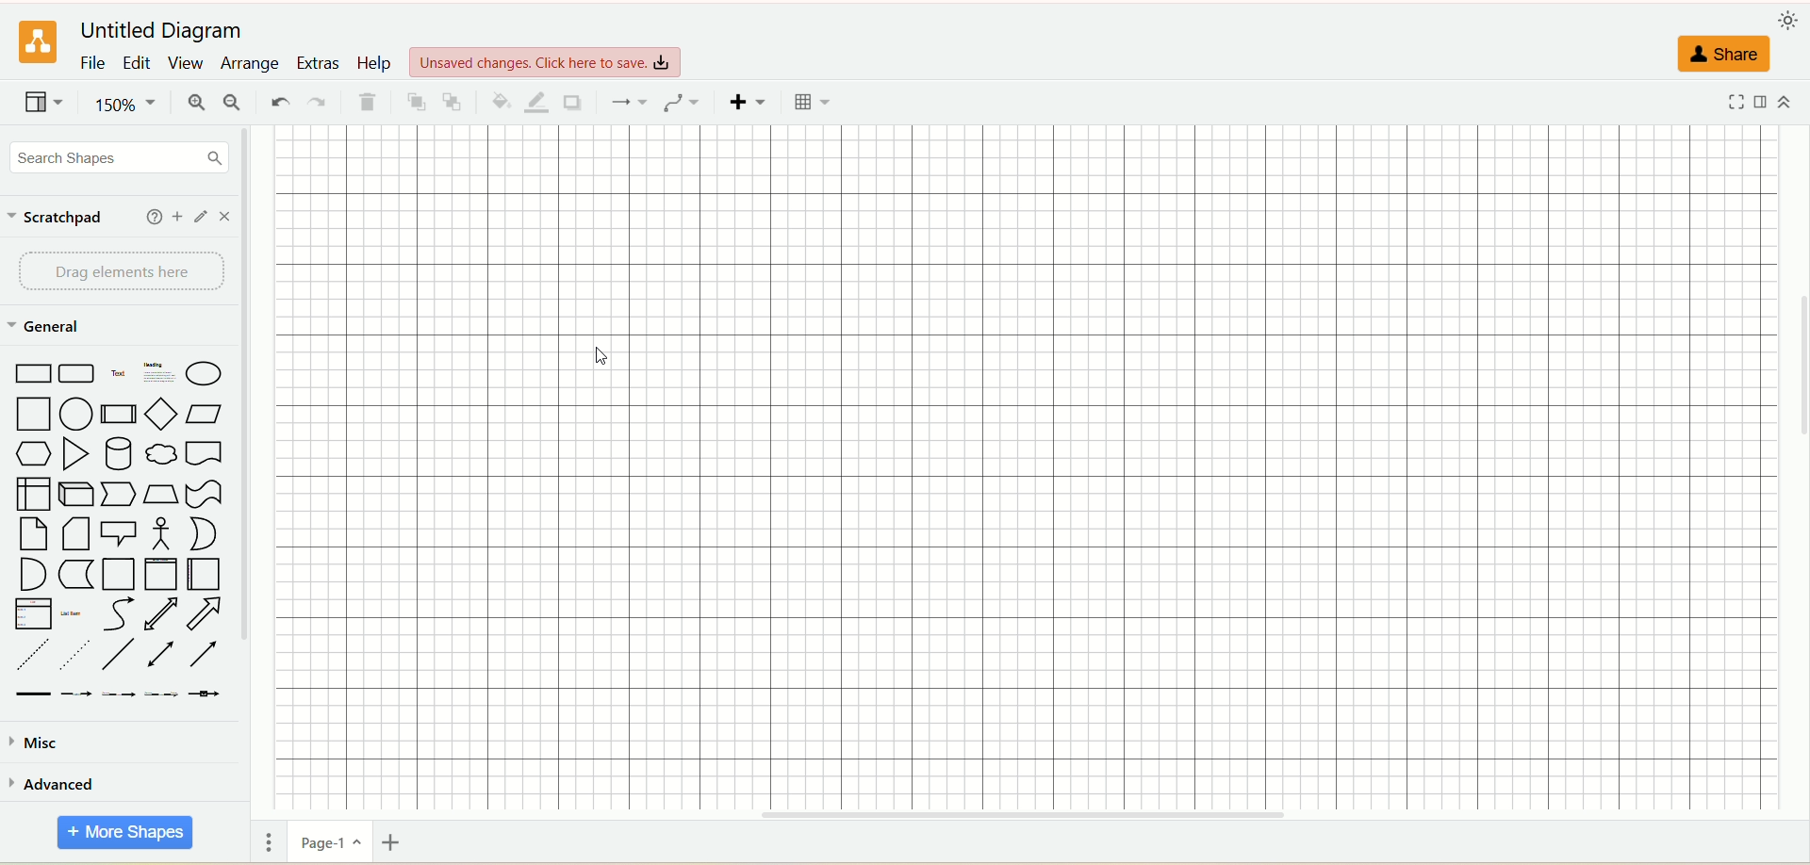  Describe the element at coordinates (29, 654) in the screenshot. I see `dashed line` at that location.